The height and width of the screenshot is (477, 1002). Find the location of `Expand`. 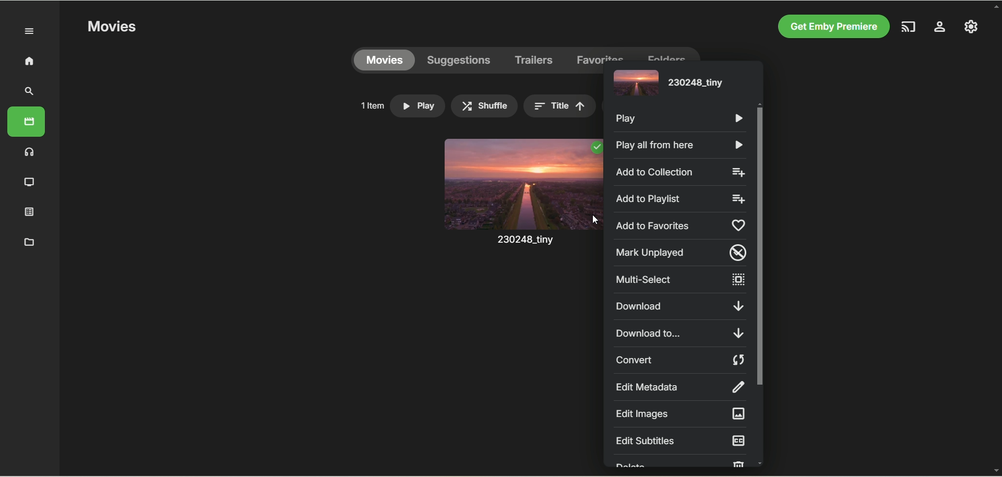

Expand is located at coordinates (30, 32).